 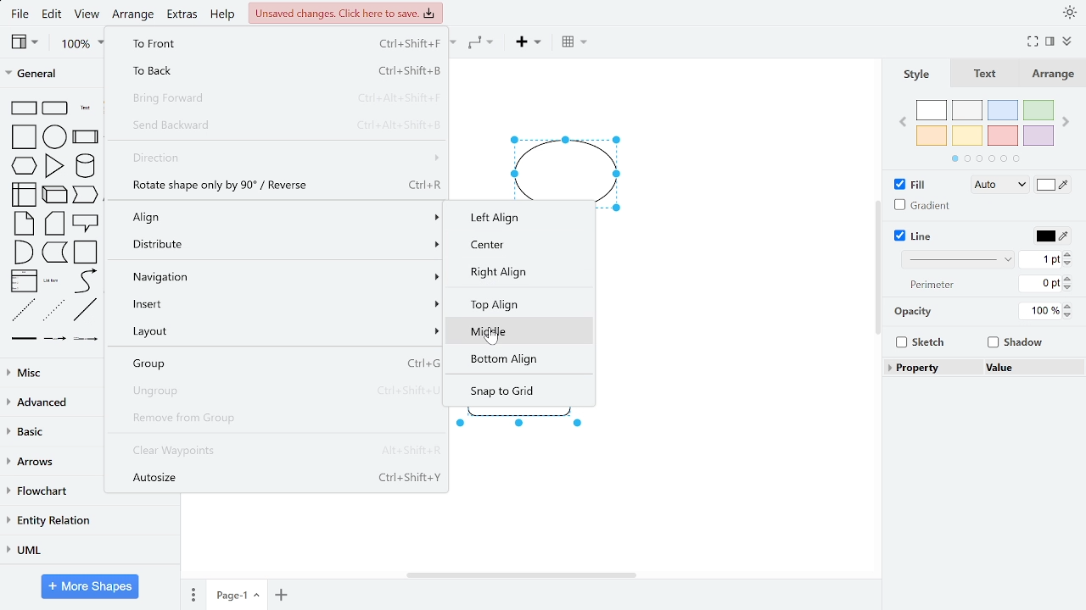 I want to click on arrange, so click(x=135, y=14).